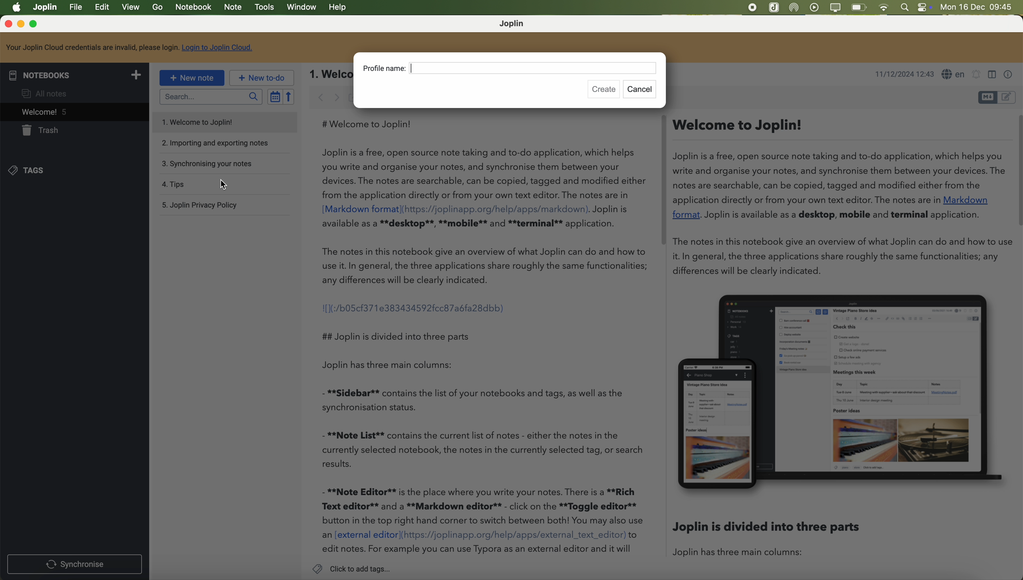 The height and width of the screenshot is (580, 1023). I want to click on Joplin, so click(513, 24).